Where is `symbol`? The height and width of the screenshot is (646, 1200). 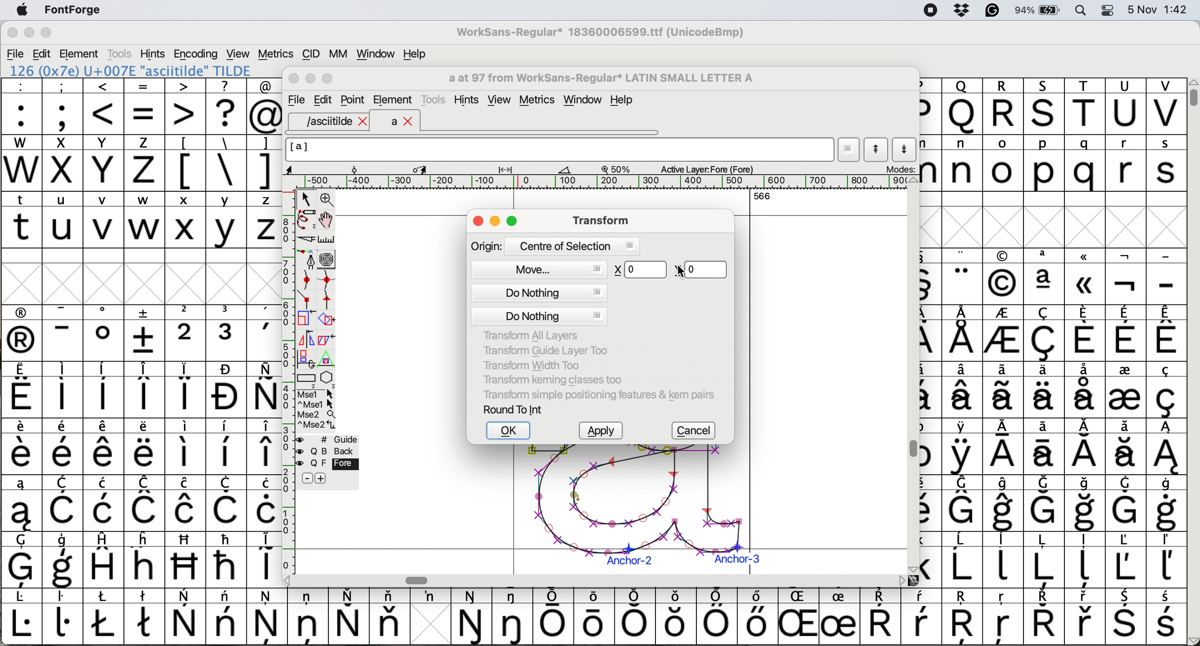 symbol is located at coordinates (105, 447).